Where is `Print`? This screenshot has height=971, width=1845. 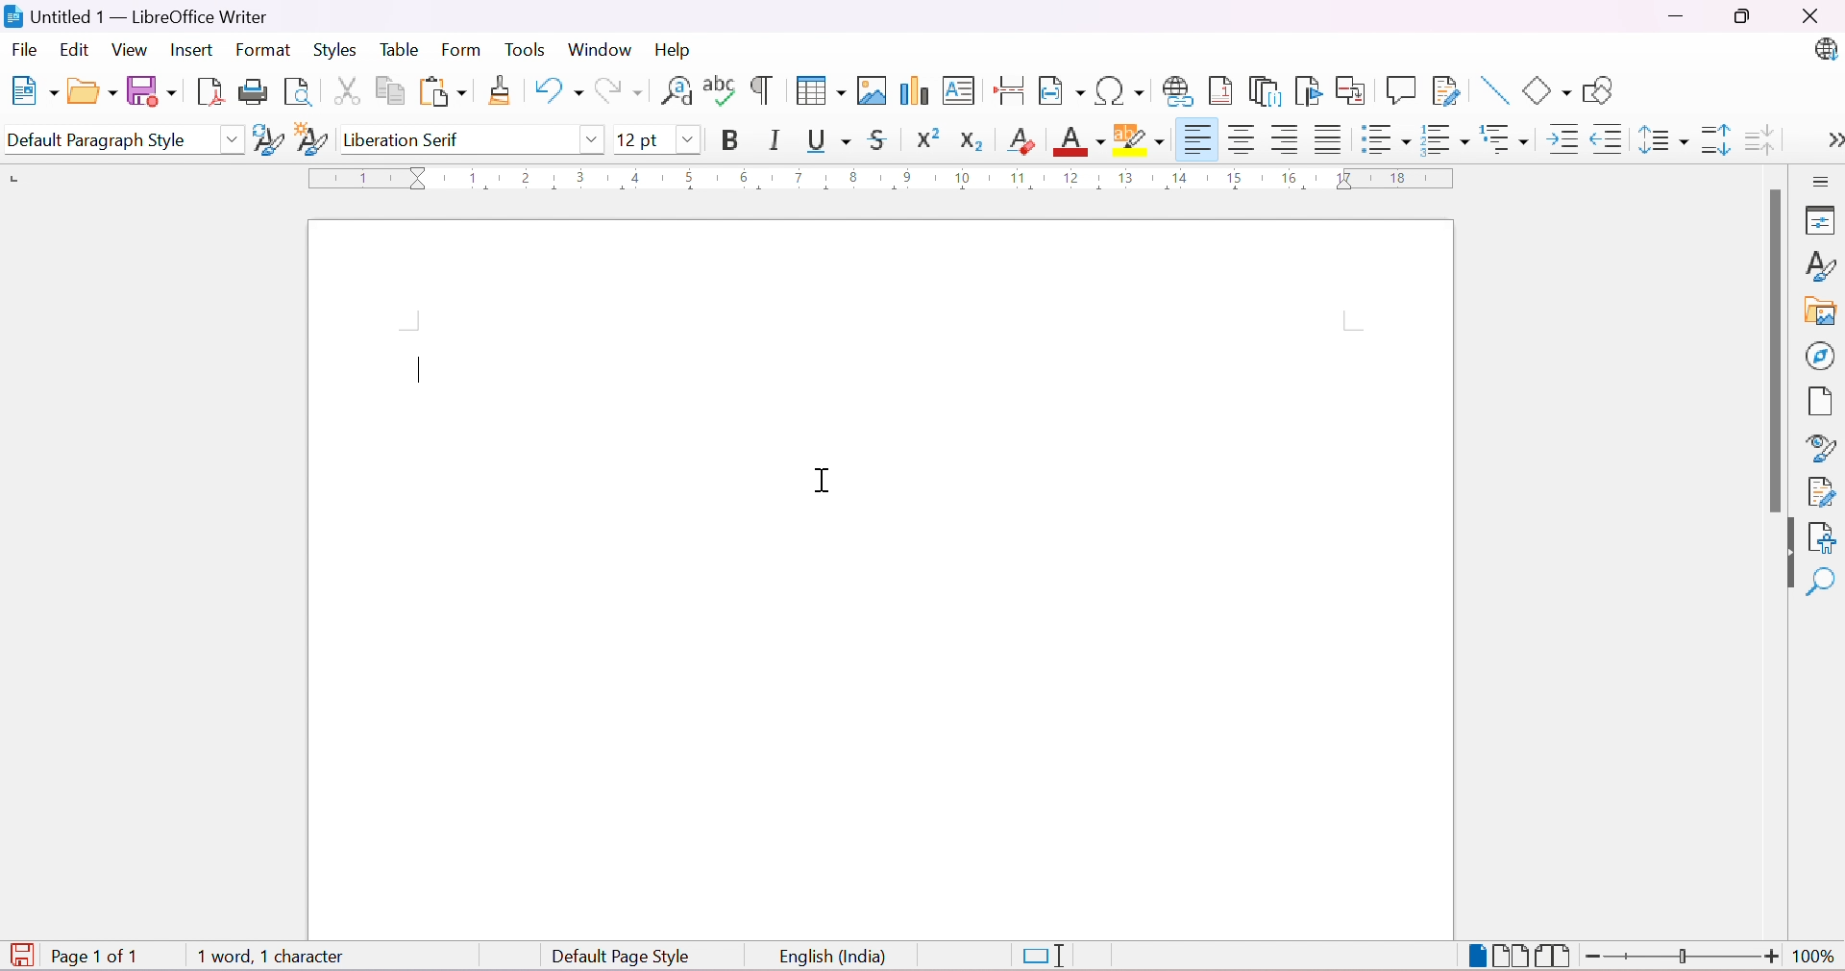
Print is located at coordinates (252, 93).